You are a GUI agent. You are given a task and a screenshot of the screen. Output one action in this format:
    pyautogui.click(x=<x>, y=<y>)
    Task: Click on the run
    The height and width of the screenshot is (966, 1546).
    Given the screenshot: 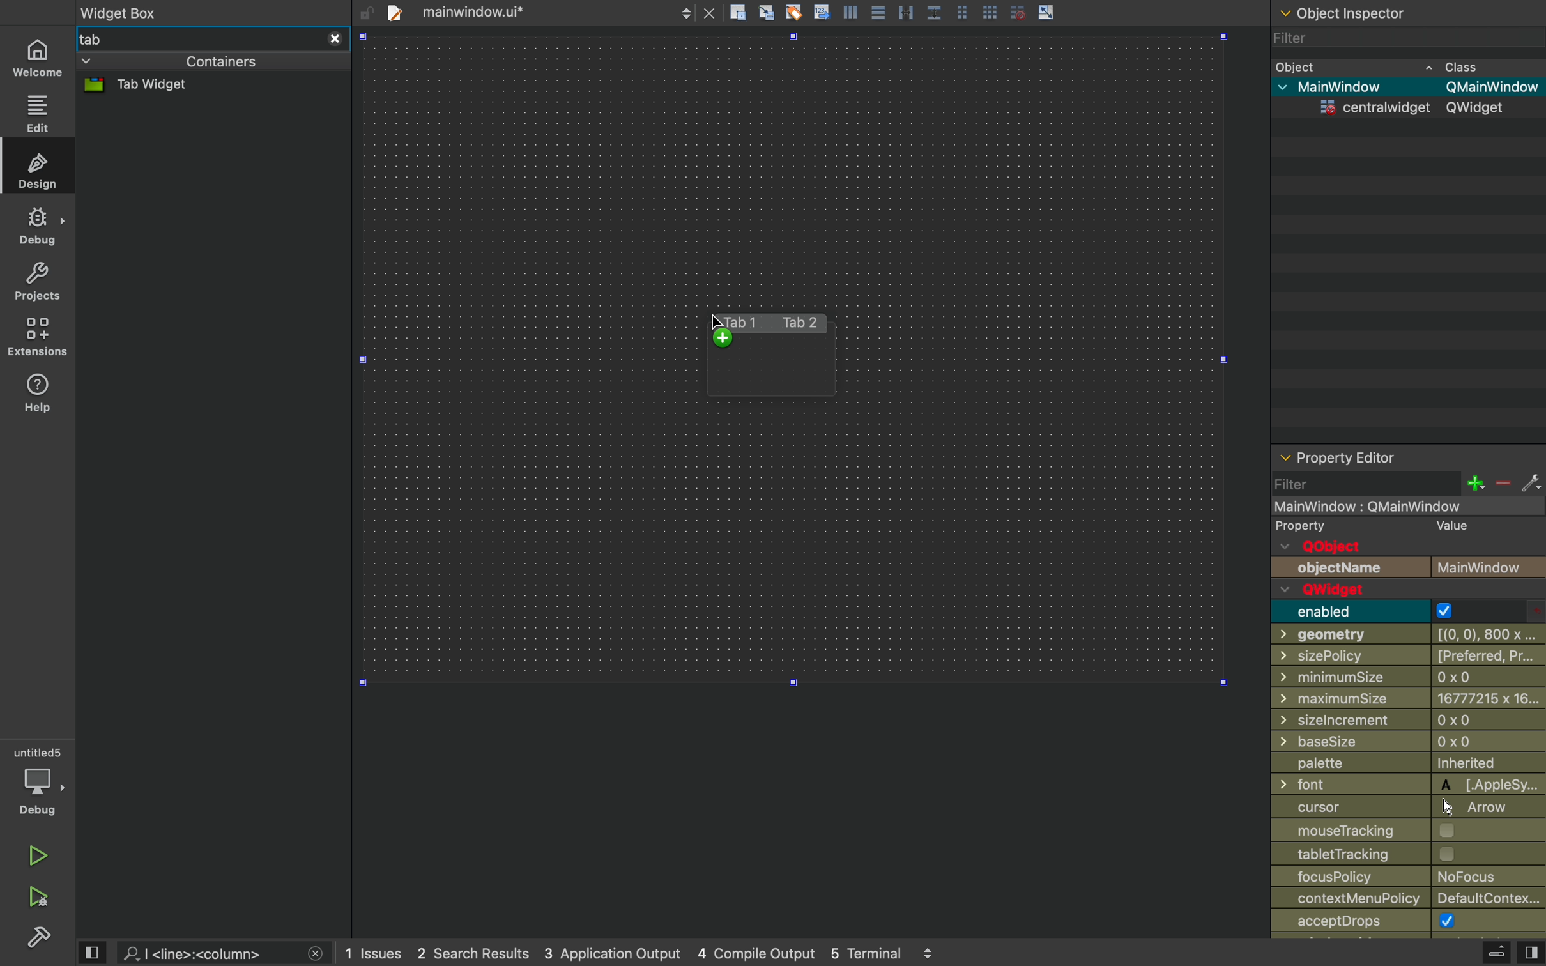 What is the action you would take?
    pyautogui.click(x=40, y=859)
    